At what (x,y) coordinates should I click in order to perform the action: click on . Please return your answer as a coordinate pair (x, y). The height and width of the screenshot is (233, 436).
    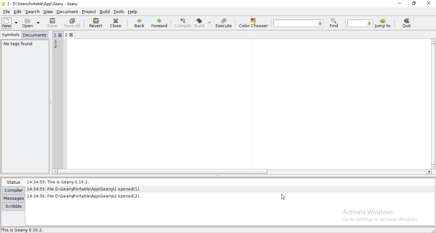
    Looking at the image, I should click on (57, 35).